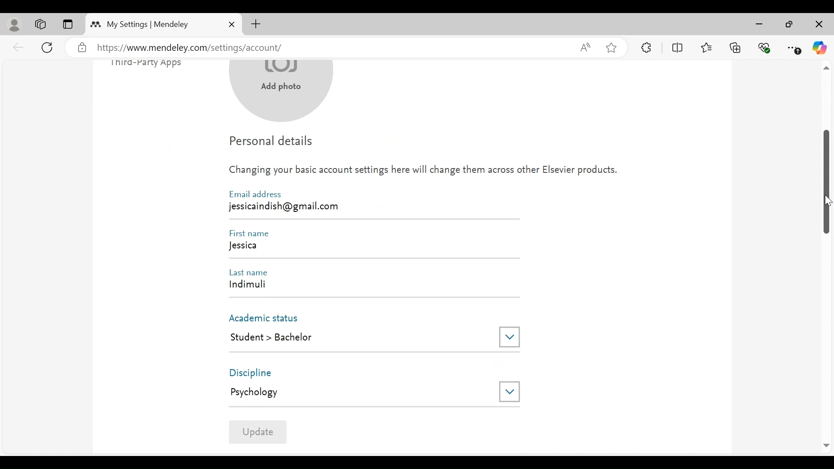 This screenshot has width=834, height=469. I want to click on Email Address, so click(255, 194).